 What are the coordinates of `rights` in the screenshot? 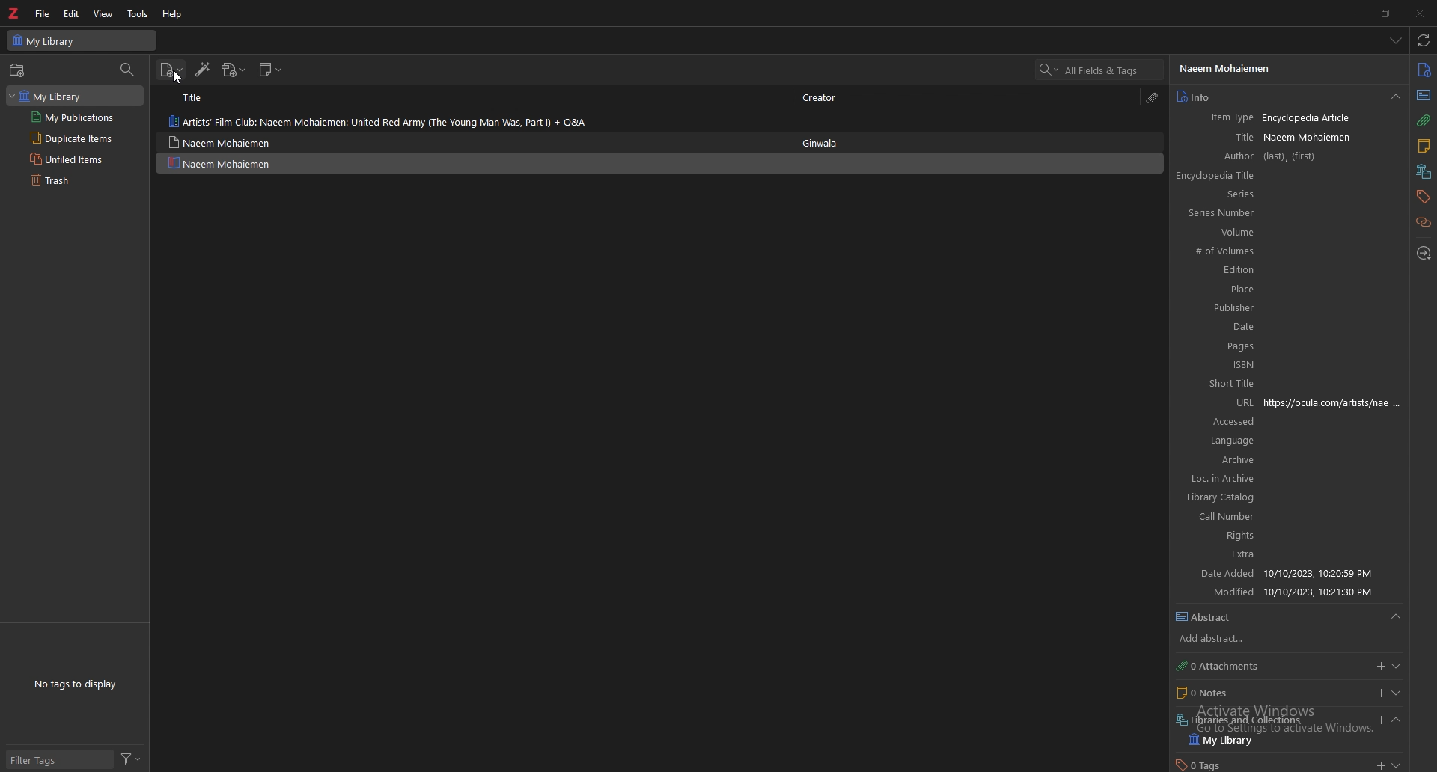 It's located at (1218, 536).